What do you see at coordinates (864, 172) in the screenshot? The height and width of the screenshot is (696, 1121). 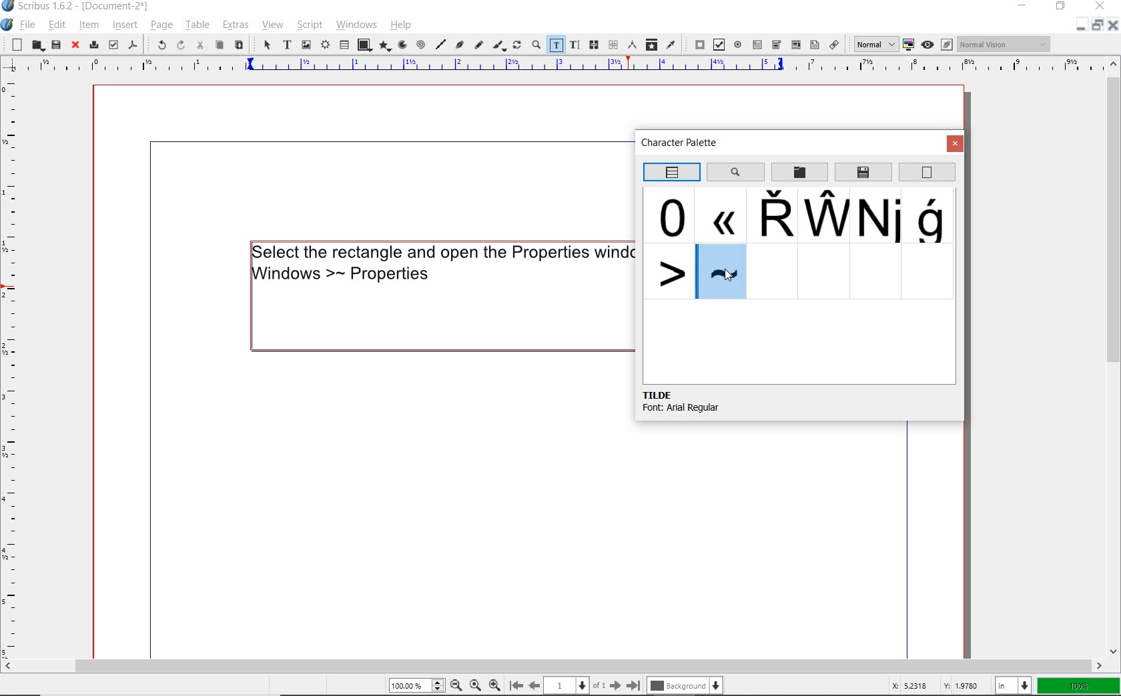 I see `save the character palette` at bounding box center [864, 172].